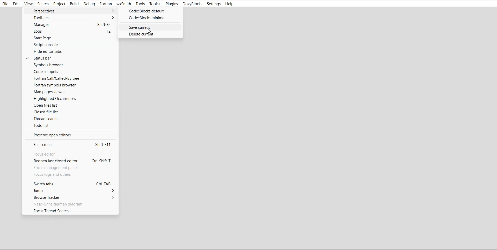  I want to click on File, so click(6, 4).